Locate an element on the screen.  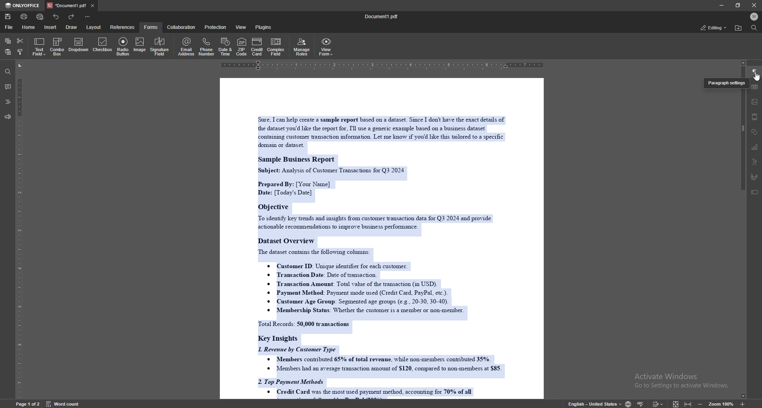
combo box is located at coordinates (57, 47).